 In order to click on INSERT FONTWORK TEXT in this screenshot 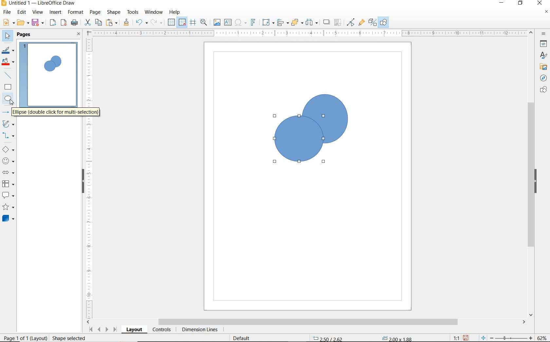, I will do `click(252, 22)`.